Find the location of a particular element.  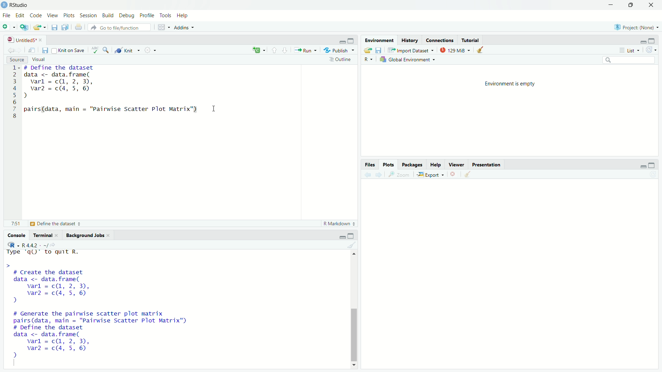

Spell check is located at coordinates (95, 50).